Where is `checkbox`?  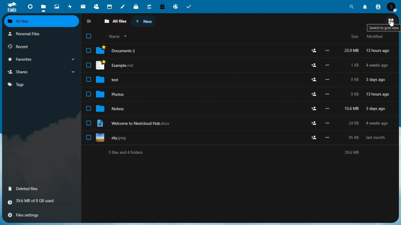
checkbox is located at coordinates (88, 79).